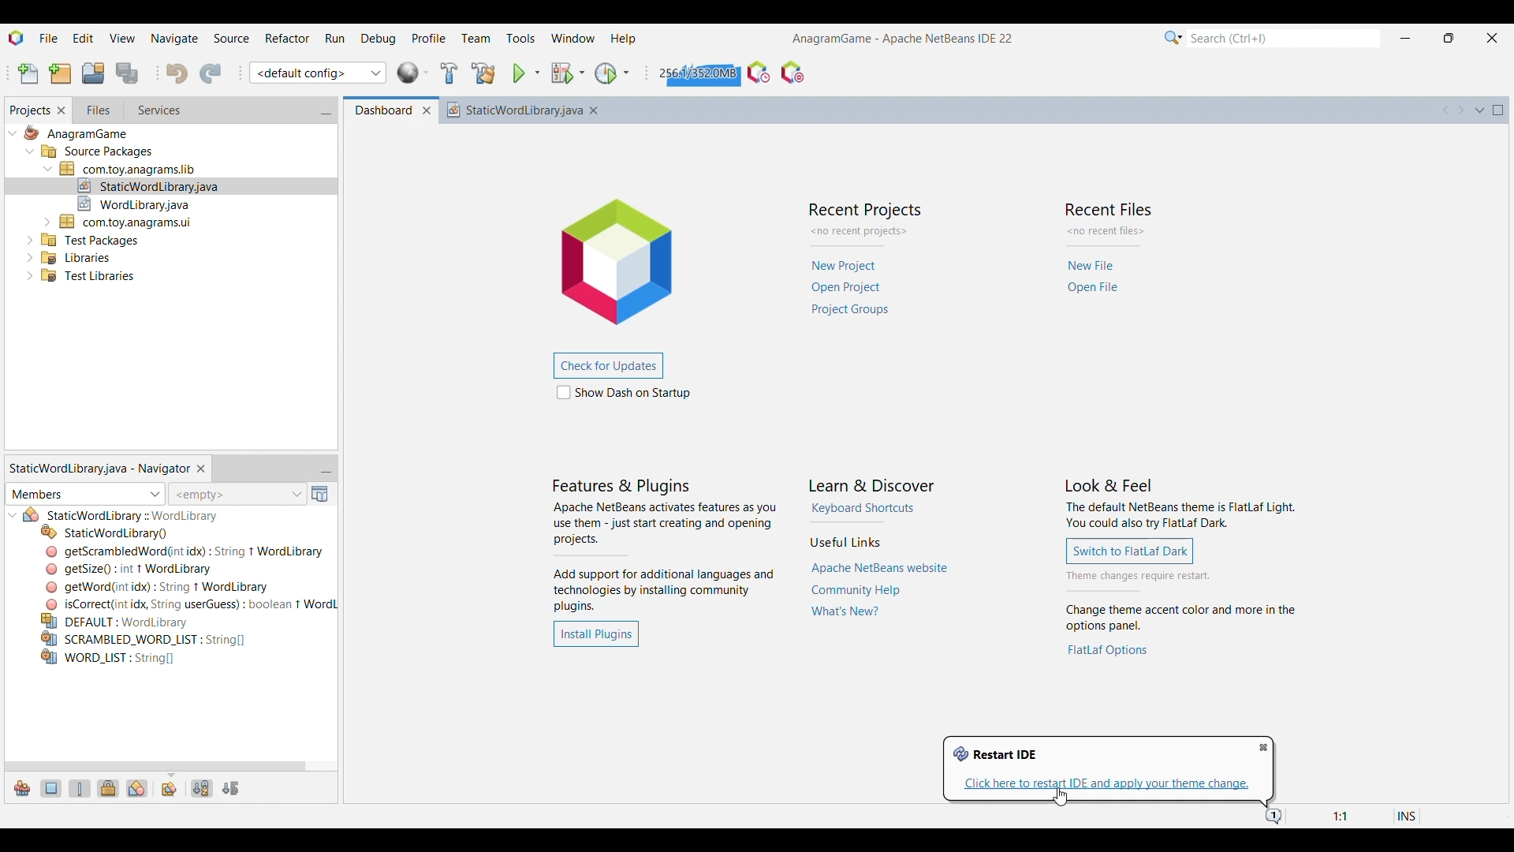 Image resolution: width=1514 pixels, height=852 pixels. I want to click on , so click(185, 551).